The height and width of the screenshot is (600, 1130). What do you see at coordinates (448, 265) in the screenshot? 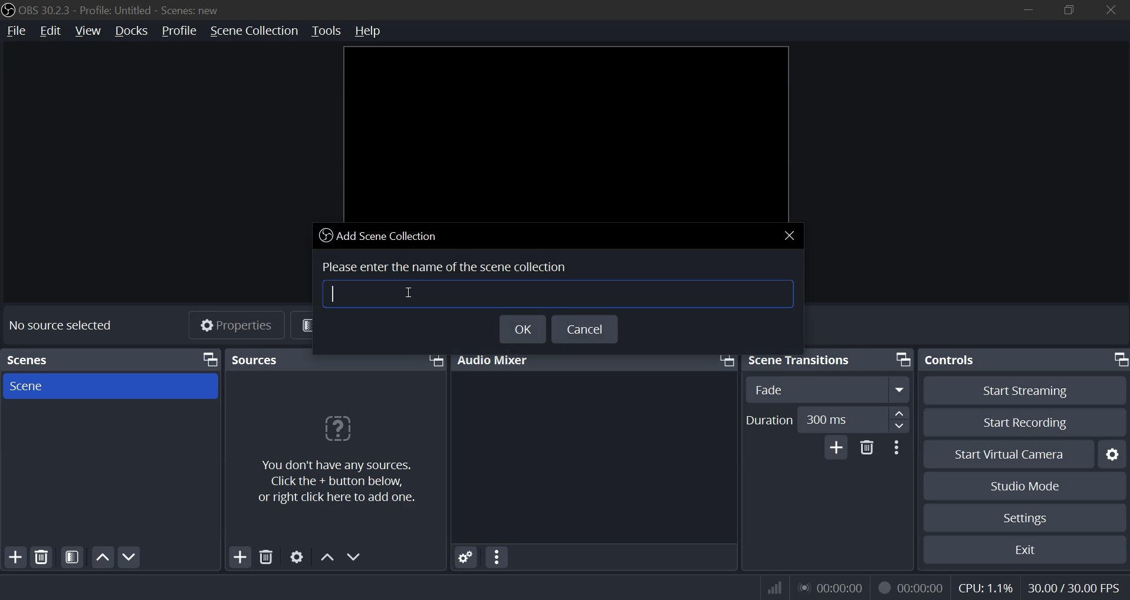
I see `Please enter the name of the scene collection` at bounding box center [448, 265].